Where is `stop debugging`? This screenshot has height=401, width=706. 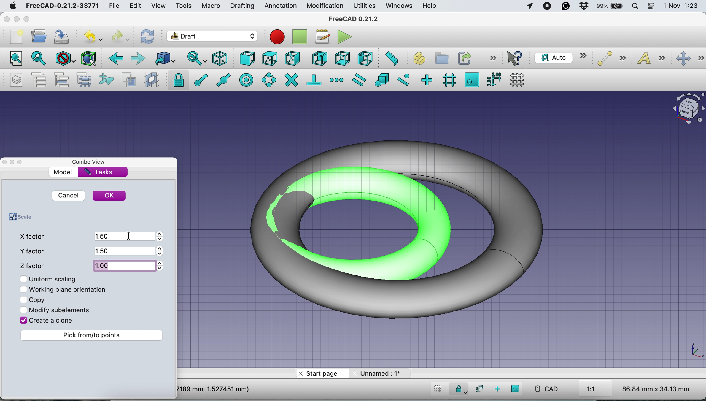 stop debugging is located at coordinates (298, 37).